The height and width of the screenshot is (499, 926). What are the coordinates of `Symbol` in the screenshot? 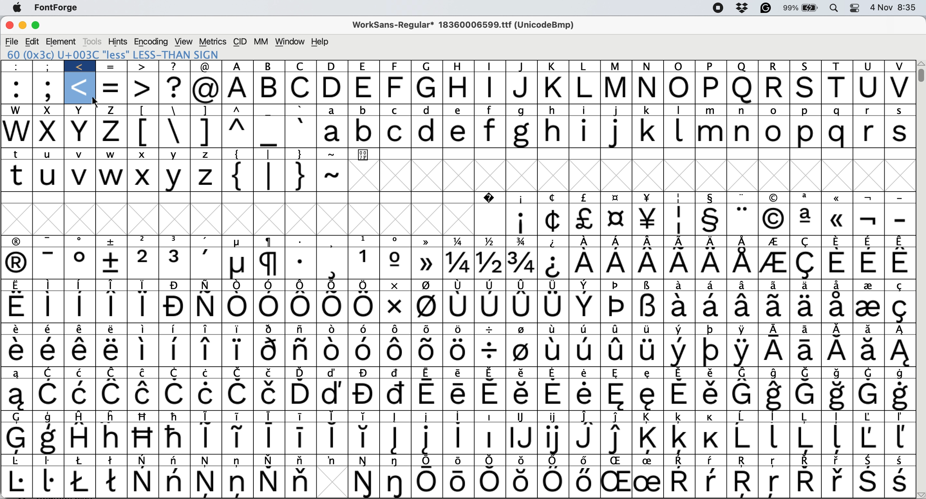 It's located at (836, 417).